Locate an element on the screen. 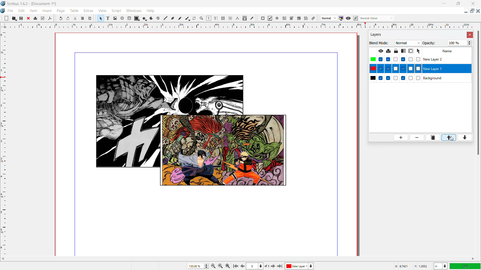  logo is located at coordinates (3, 3).